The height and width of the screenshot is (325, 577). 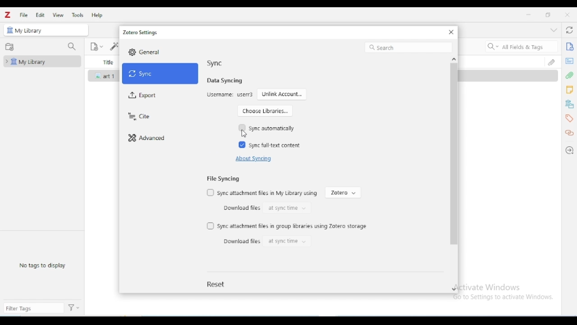 I want to click on no tags to display, so click(x=42, y=265).